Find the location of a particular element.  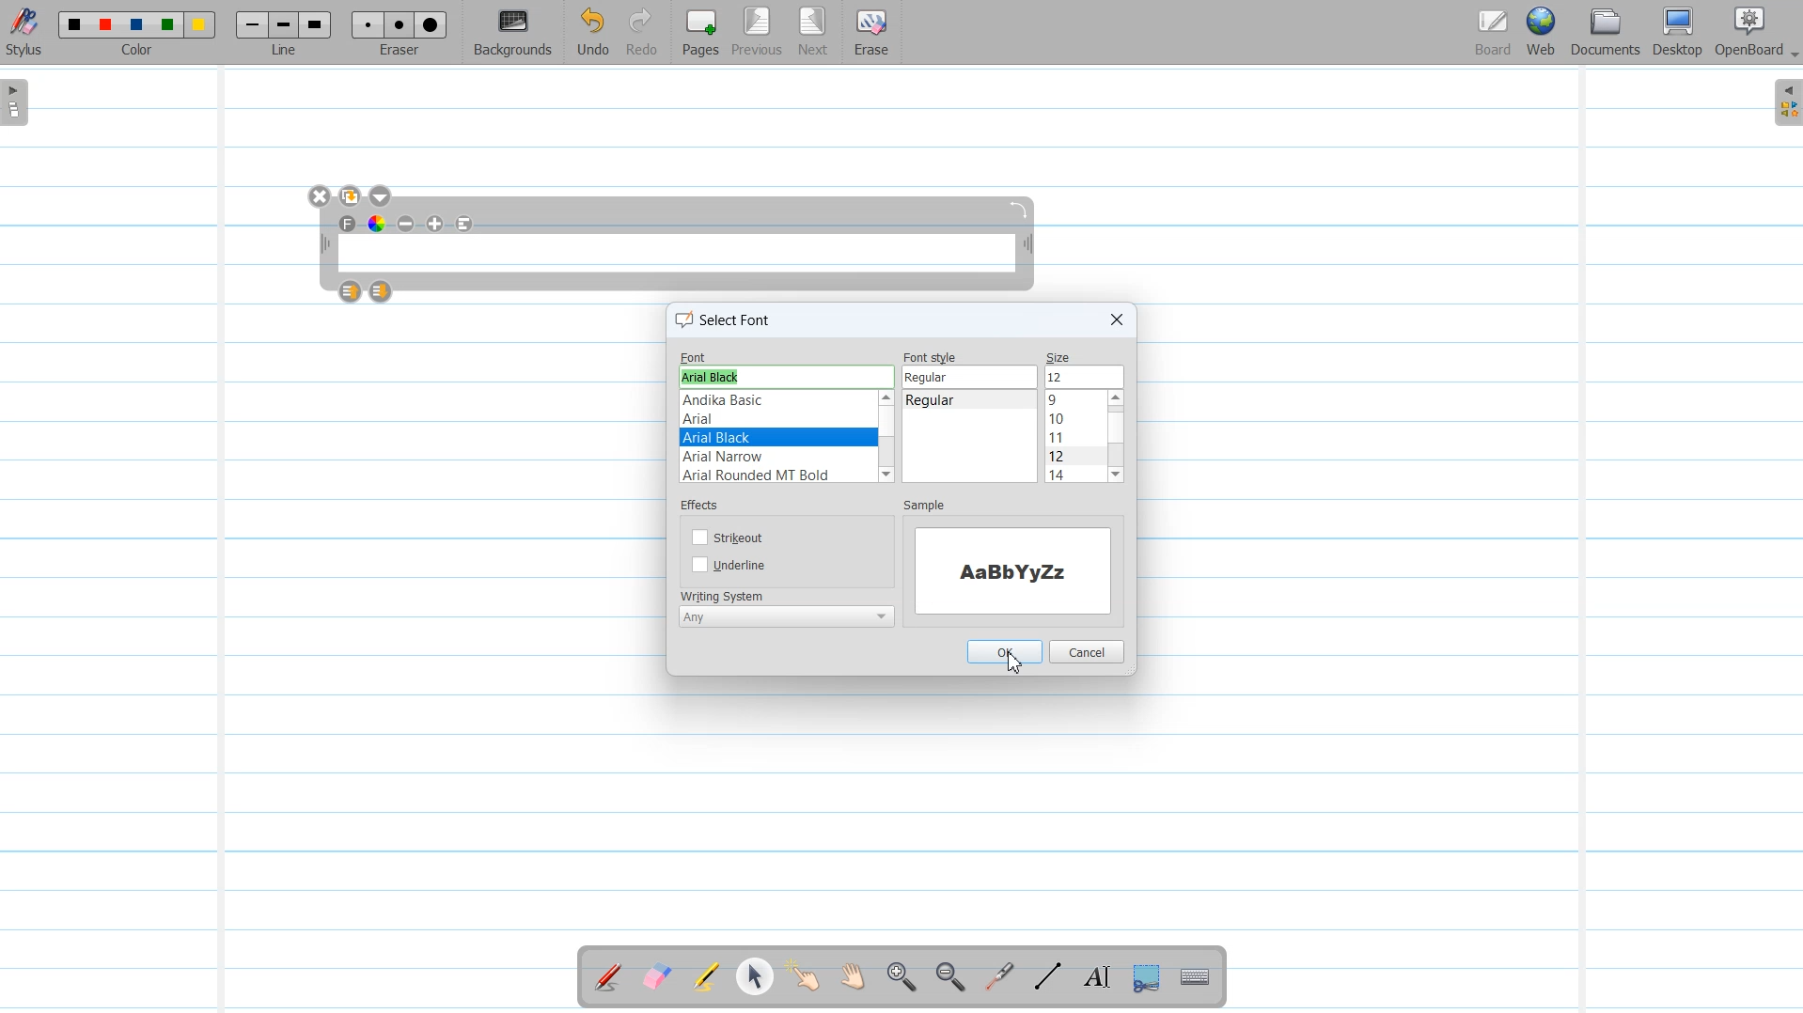

Adjust width of text tool  is located at coordinates (323, 244).